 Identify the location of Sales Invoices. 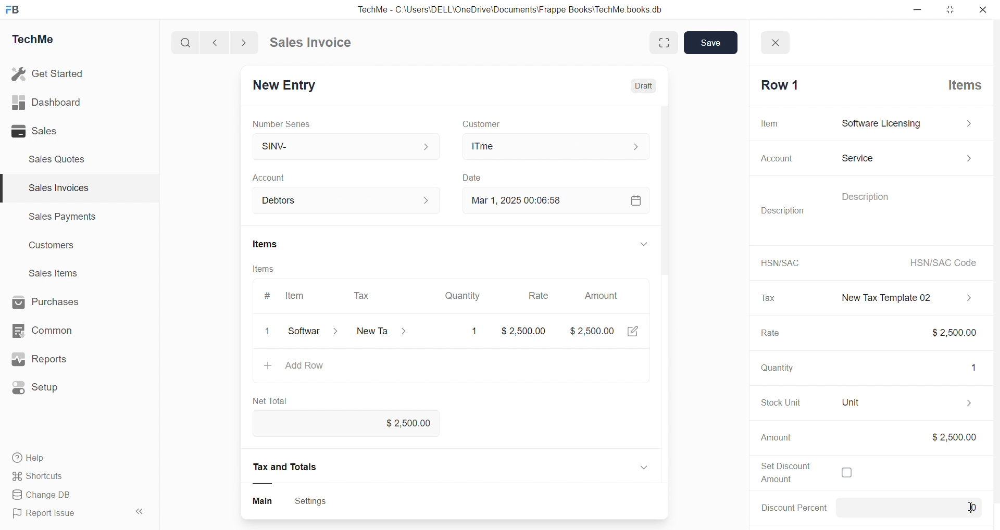
(54, 190).